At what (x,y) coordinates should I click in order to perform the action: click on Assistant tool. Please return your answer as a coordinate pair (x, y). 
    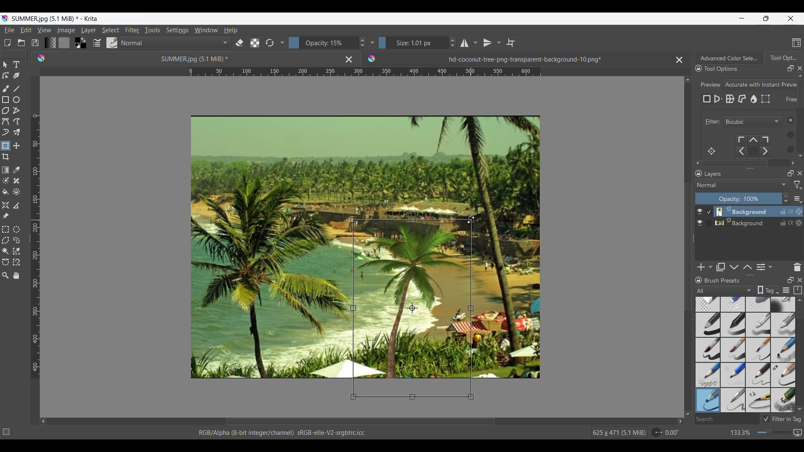
    Looking at the image, I should click on (5, 205).